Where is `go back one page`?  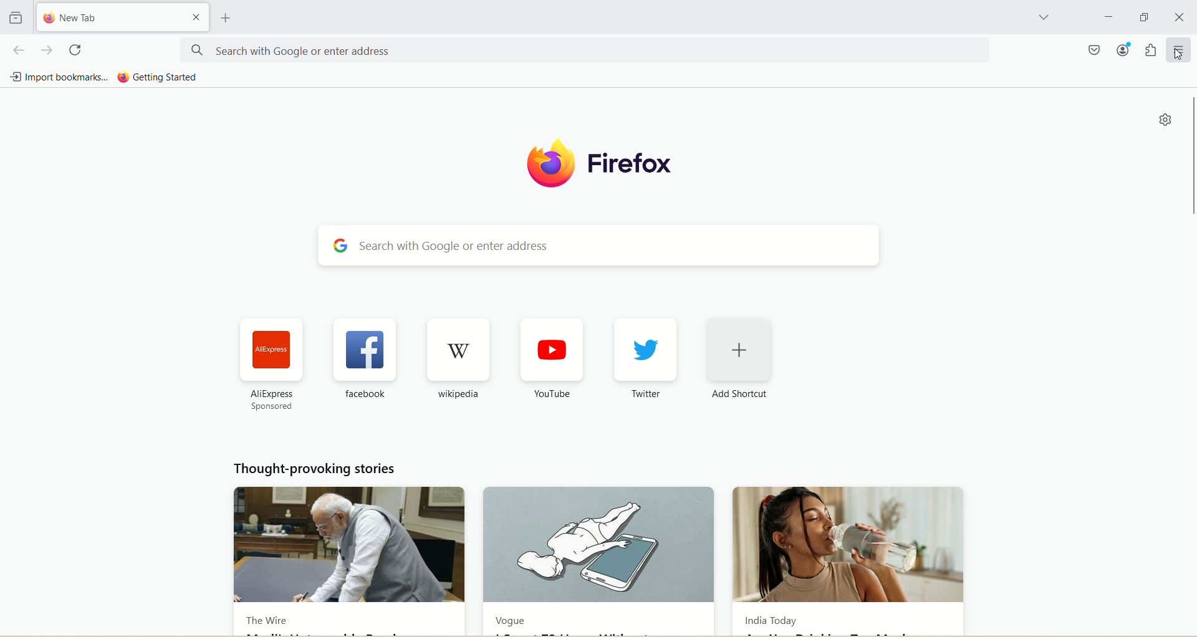 go back one page is located at coordinates (20, 50).